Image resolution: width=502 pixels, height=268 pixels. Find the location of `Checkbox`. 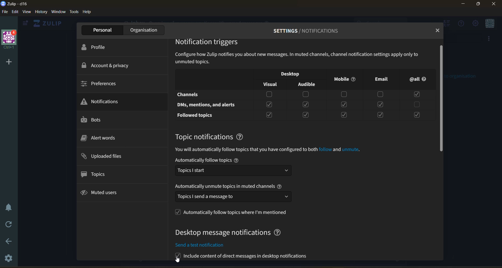

Checkbox is located at coordinates (269, 95).